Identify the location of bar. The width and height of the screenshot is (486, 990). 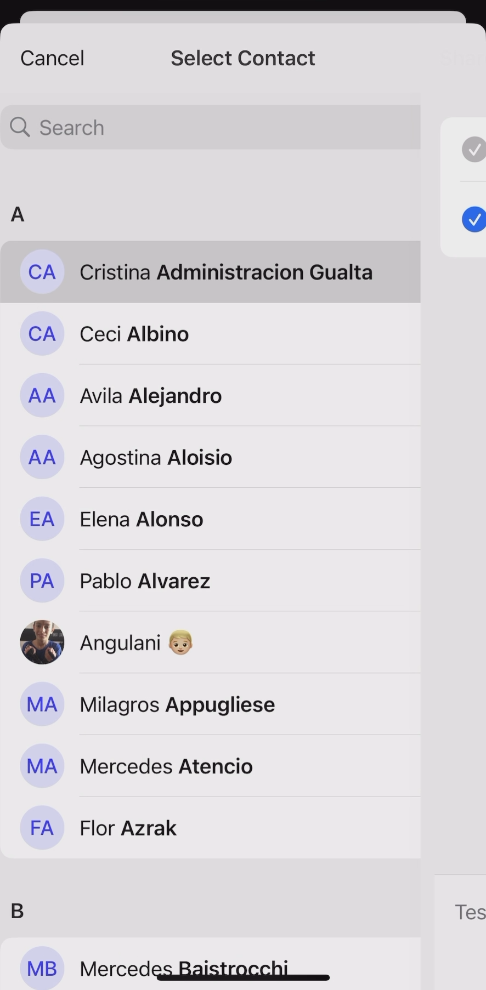
(246, 978).